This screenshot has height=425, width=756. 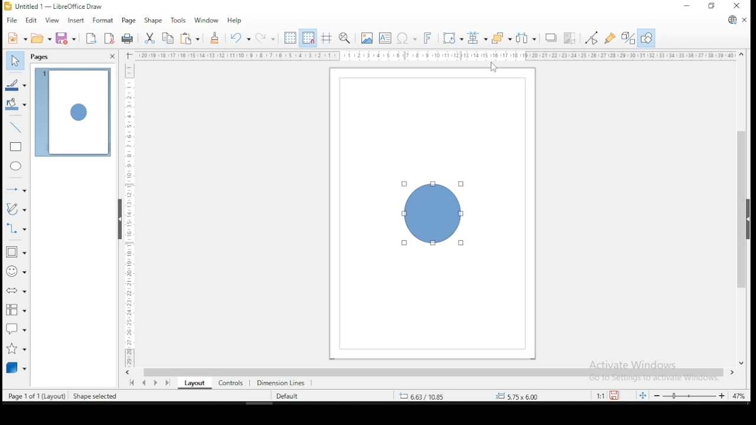 What do you see at coordinates (53, 6) in the screenshot?
I see `untitled 1 - LibreOffice Draw` at bounding box center [53, 6].